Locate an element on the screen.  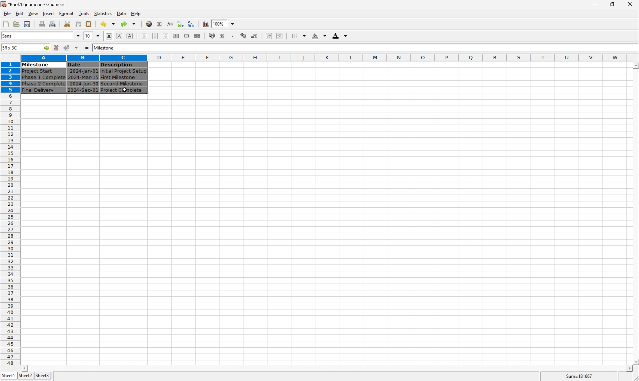
print preview is located at coordinates (42, 24).